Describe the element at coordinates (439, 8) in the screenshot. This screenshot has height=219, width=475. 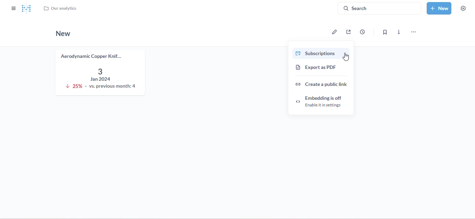
I see `new` at that location.